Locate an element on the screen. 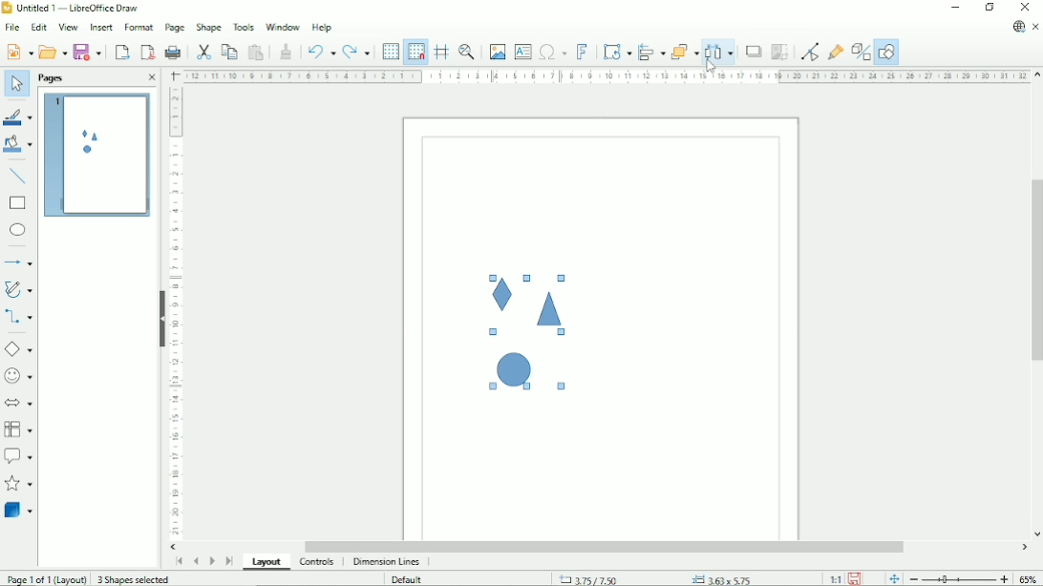 This screenshot has height=586, width=1043. Undo is located at coordinates (321, 50).